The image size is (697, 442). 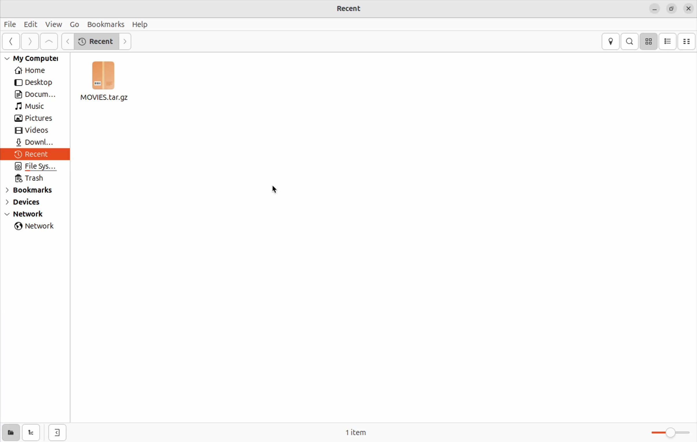 I want to click on recent, so click(x=98, y=41).